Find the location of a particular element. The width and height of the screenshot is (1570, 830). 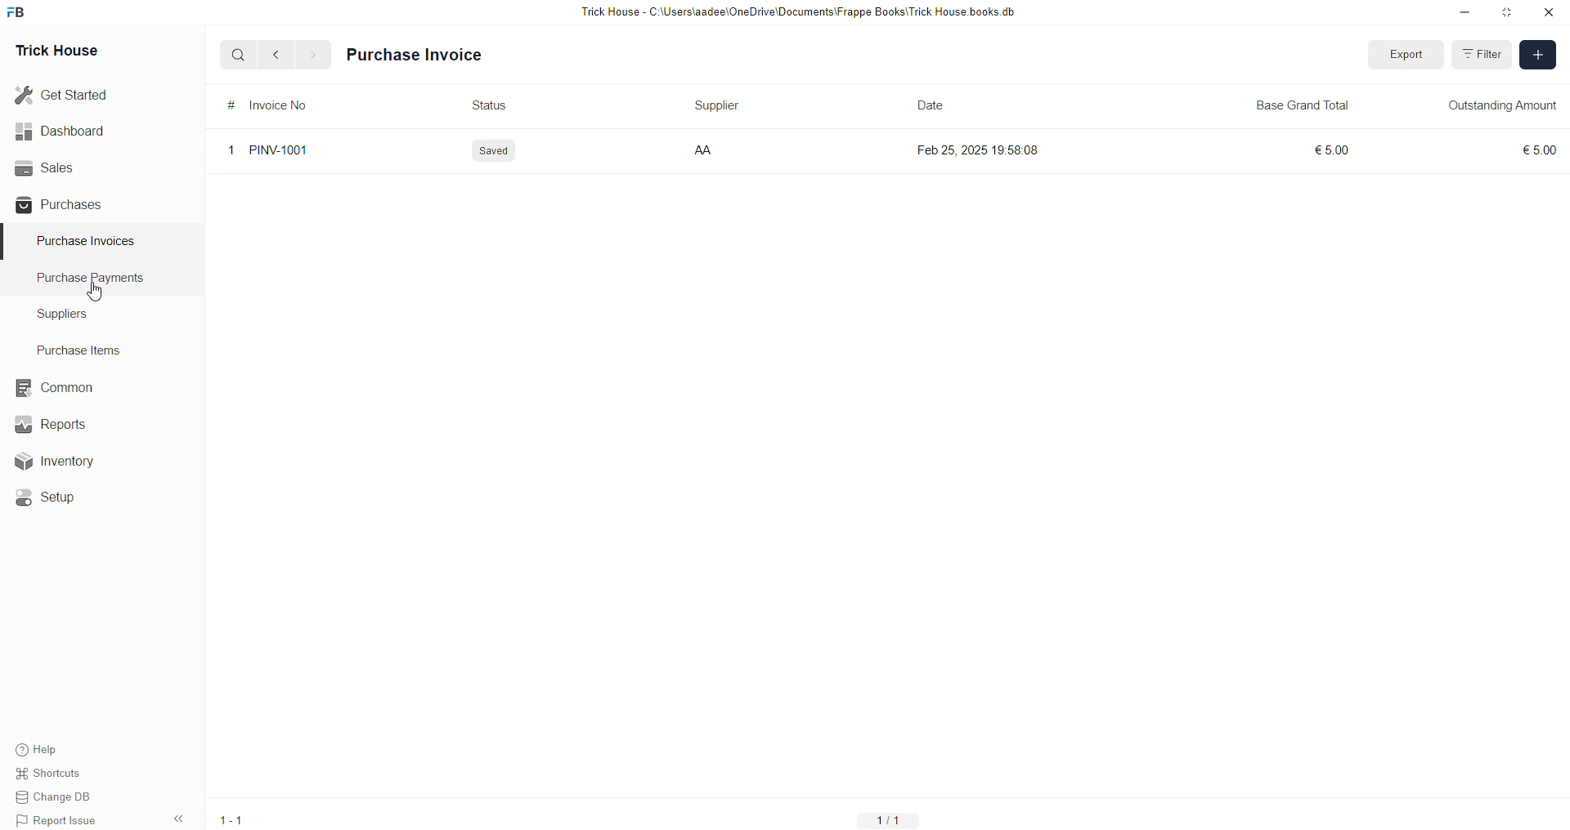

< is located at coordinates (272, 54).